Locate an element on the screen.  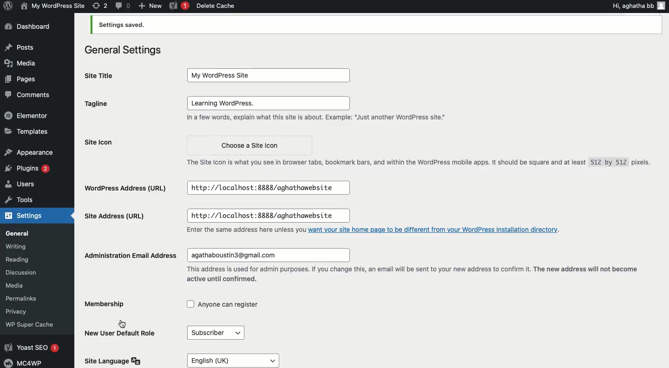
Choose a Site Icon is located at coordinates (239, 143).